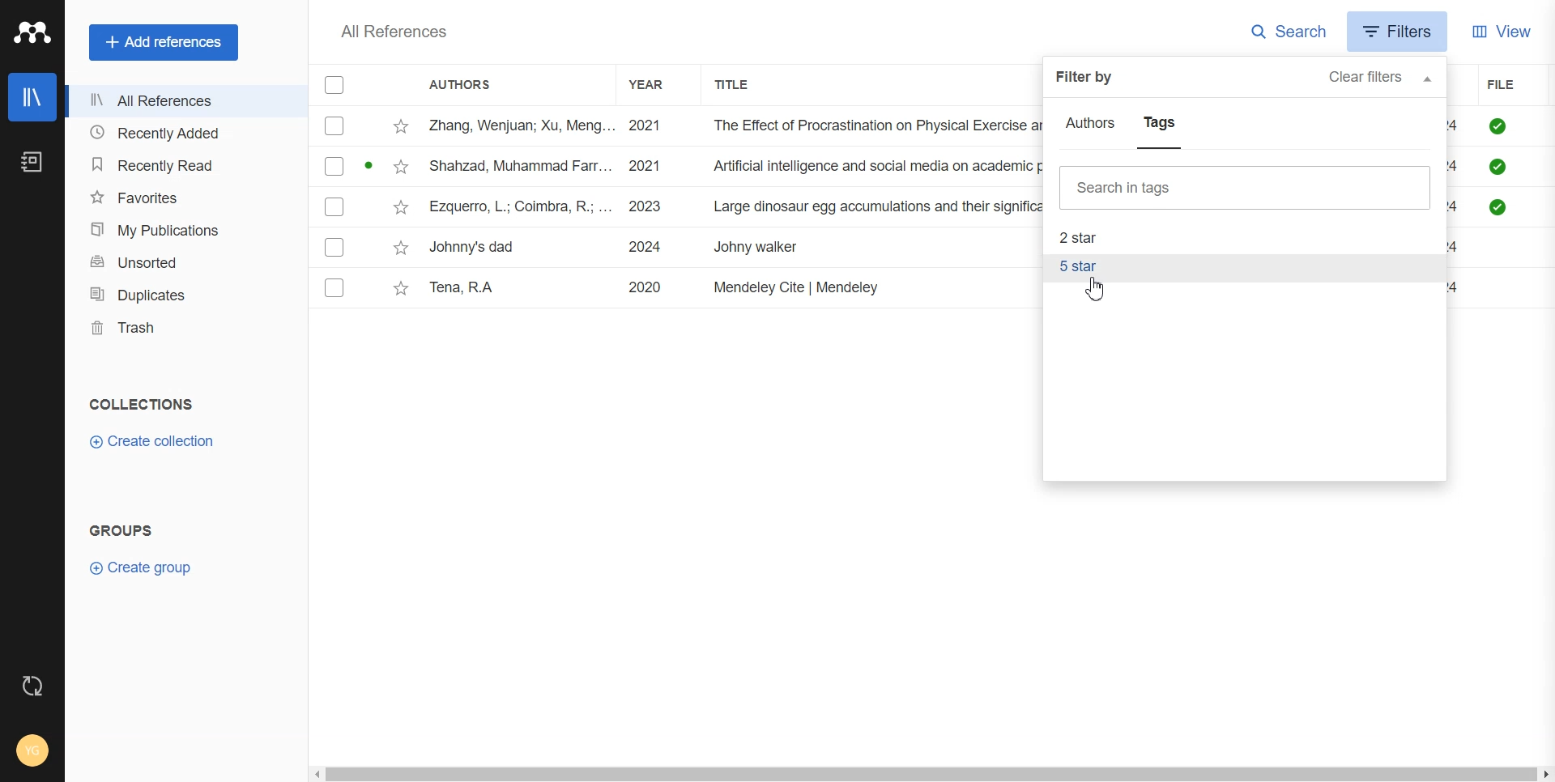 The width and height of the screenshot is (1555, 782). What do you see at coordinates (1545, 423) in the screenshot?
I see `Vertical scroll bar` at bounding box center [1545, 423].